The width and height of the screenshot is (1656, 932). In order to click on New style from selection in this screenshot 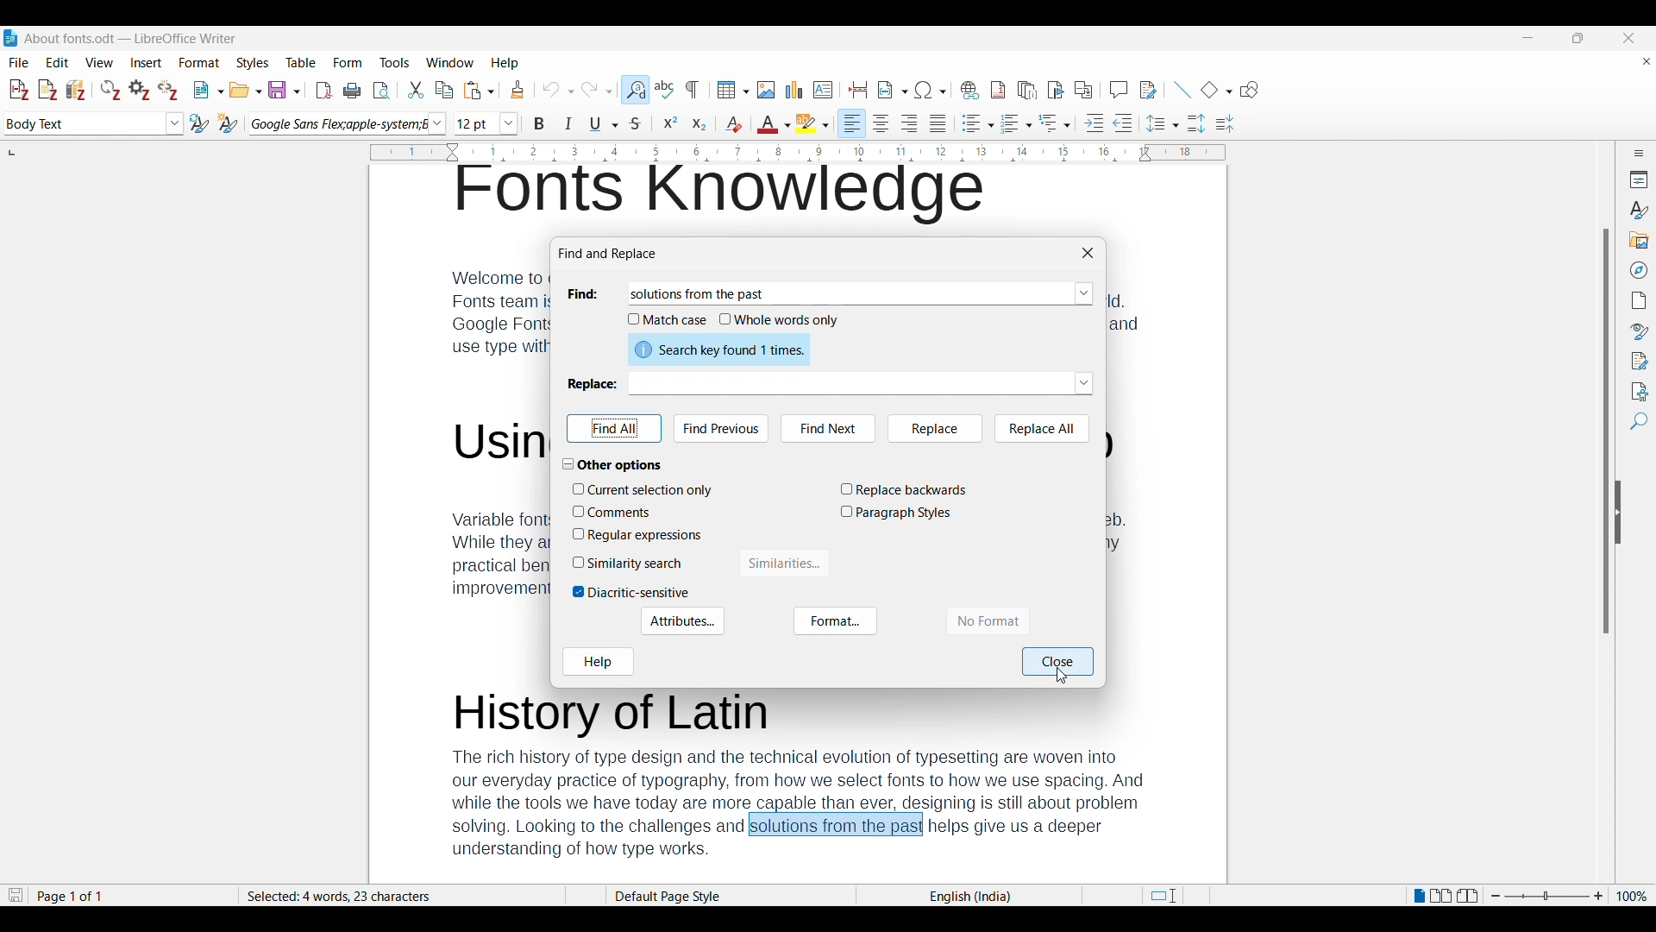, I will do `click(229, 123)`.